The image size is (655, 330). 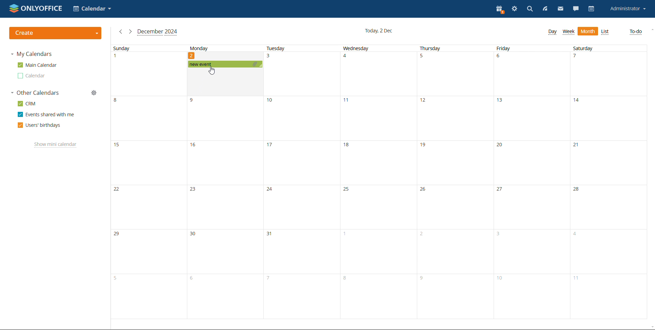 I want to click on ONLYOFFICE, so click(x=36, y=8).